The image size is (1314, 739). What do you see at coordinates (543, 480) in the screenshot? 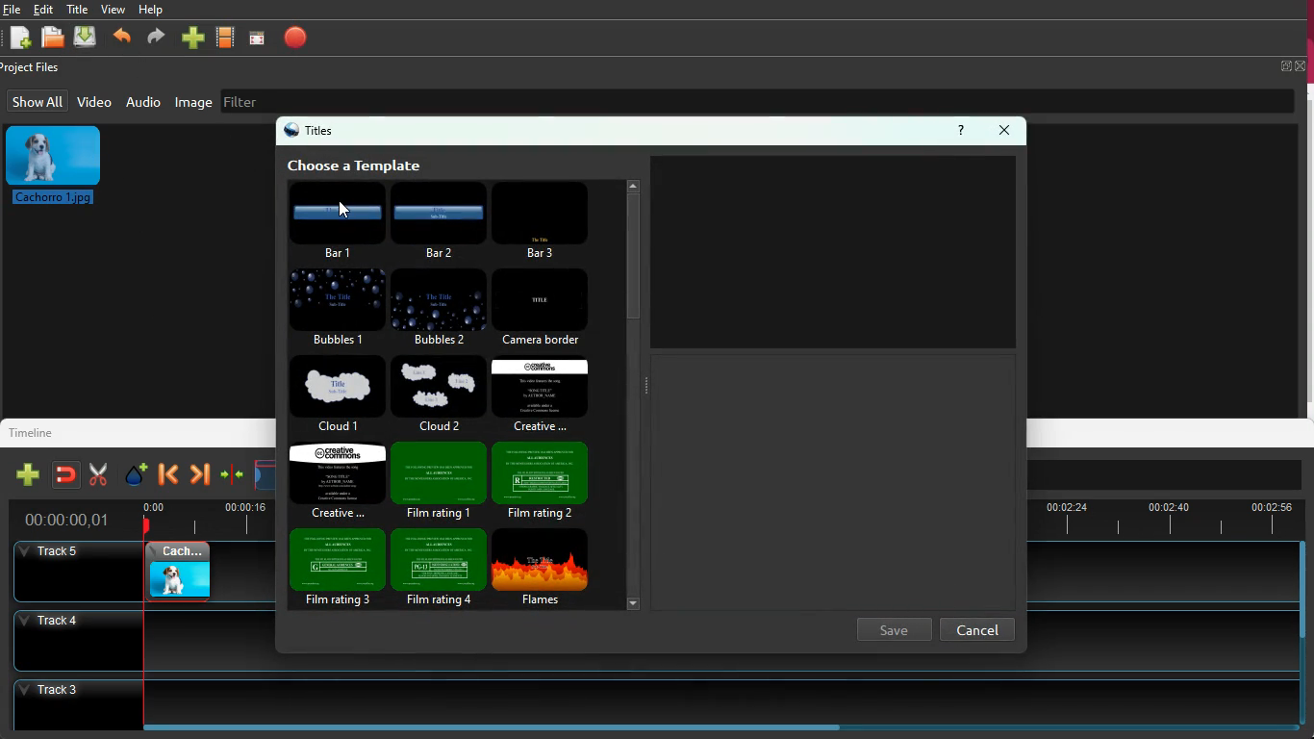
I see `fil rating 2` at bounding box center [543, 480].